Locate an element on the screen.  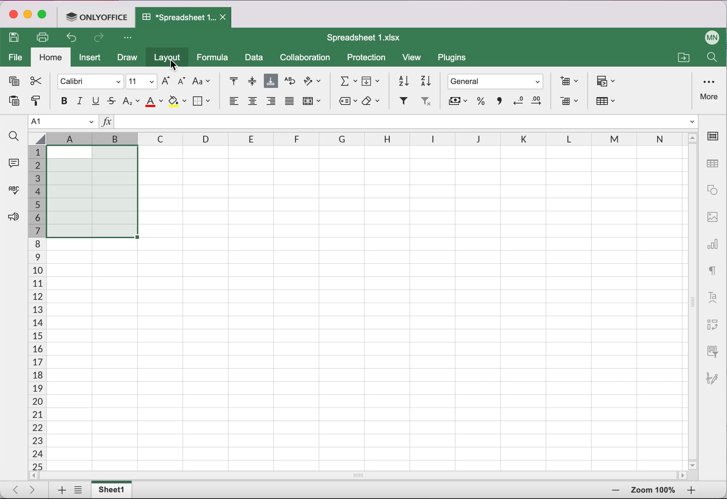
striketrough is located at coordinates (111, 101).